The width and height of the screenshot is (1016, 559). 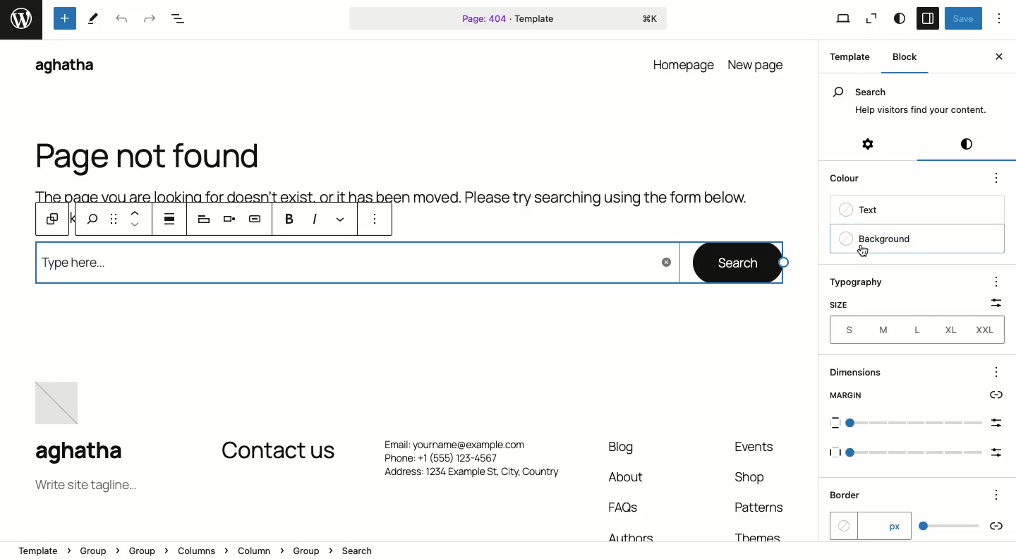 I want to click on Typography, so click(x=857, y=283).